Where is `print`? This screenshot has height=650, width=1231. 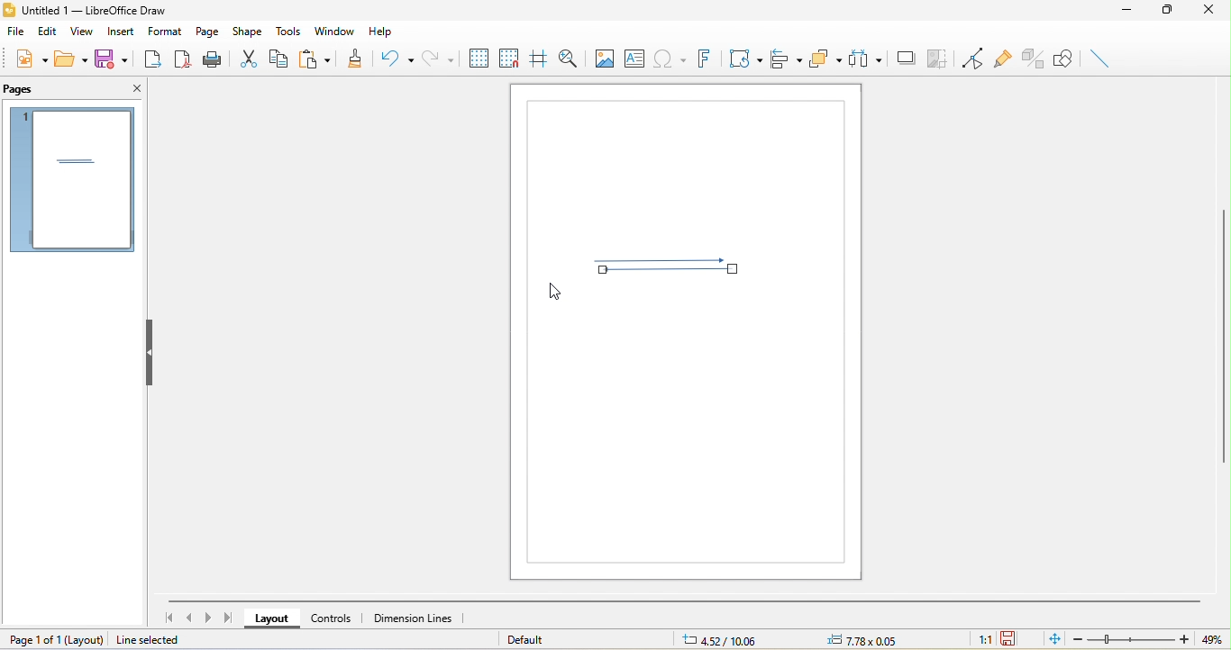 print is located at coordinates (214, 61).